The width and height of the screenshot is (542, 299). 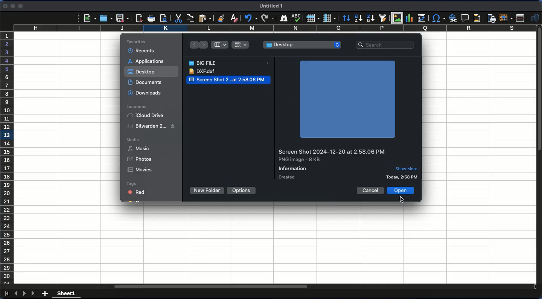 What do you see at coordinates (405, 177) in the screenshot?
I see `details` at bounding box center [405, 177].